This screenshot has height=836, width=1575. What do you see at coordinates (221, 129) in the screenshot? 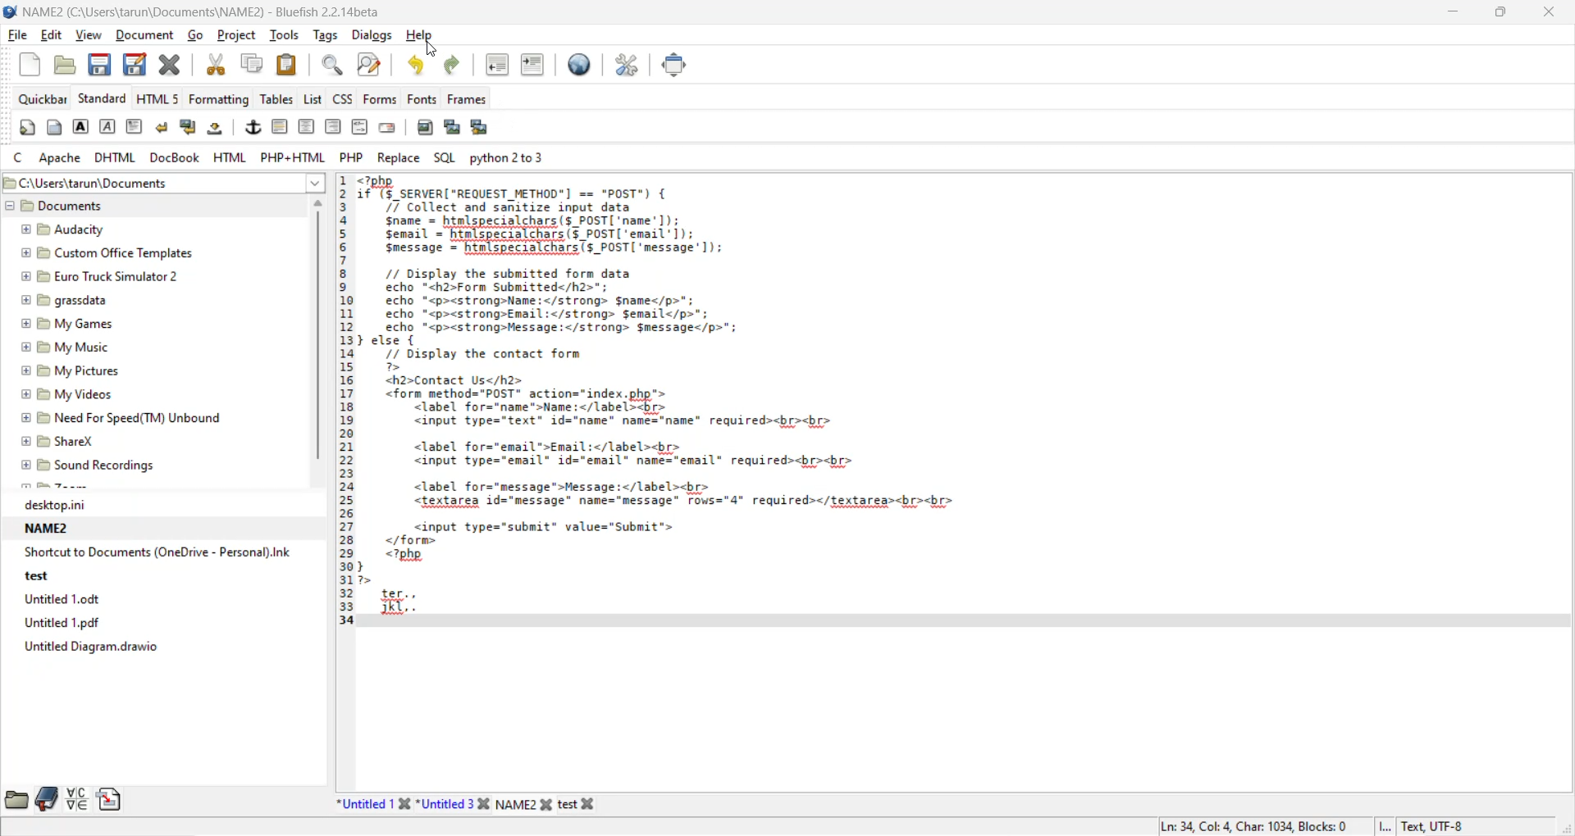
I see `non breaking space` at bounding box center [221, 129].